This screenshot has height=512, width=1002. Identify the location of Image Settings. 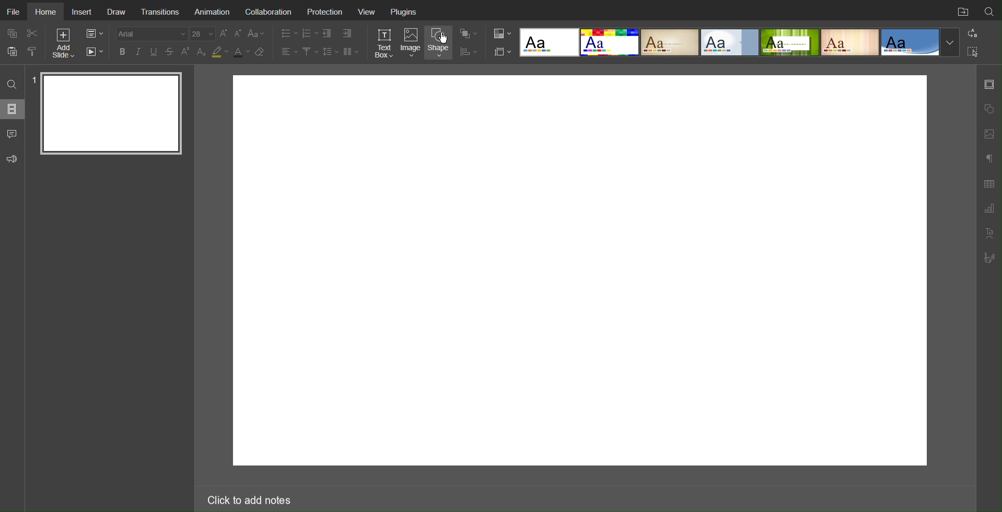
(988, 133).